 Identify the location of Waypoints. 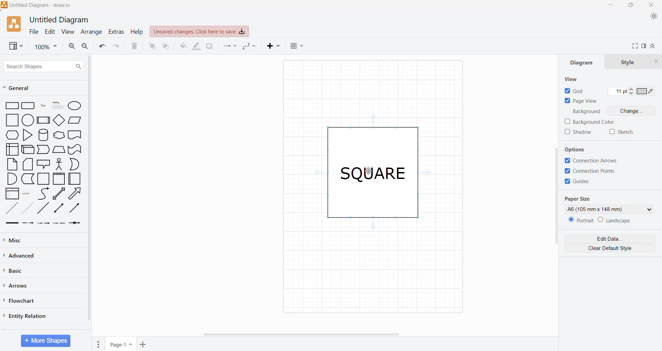
(249, 47).